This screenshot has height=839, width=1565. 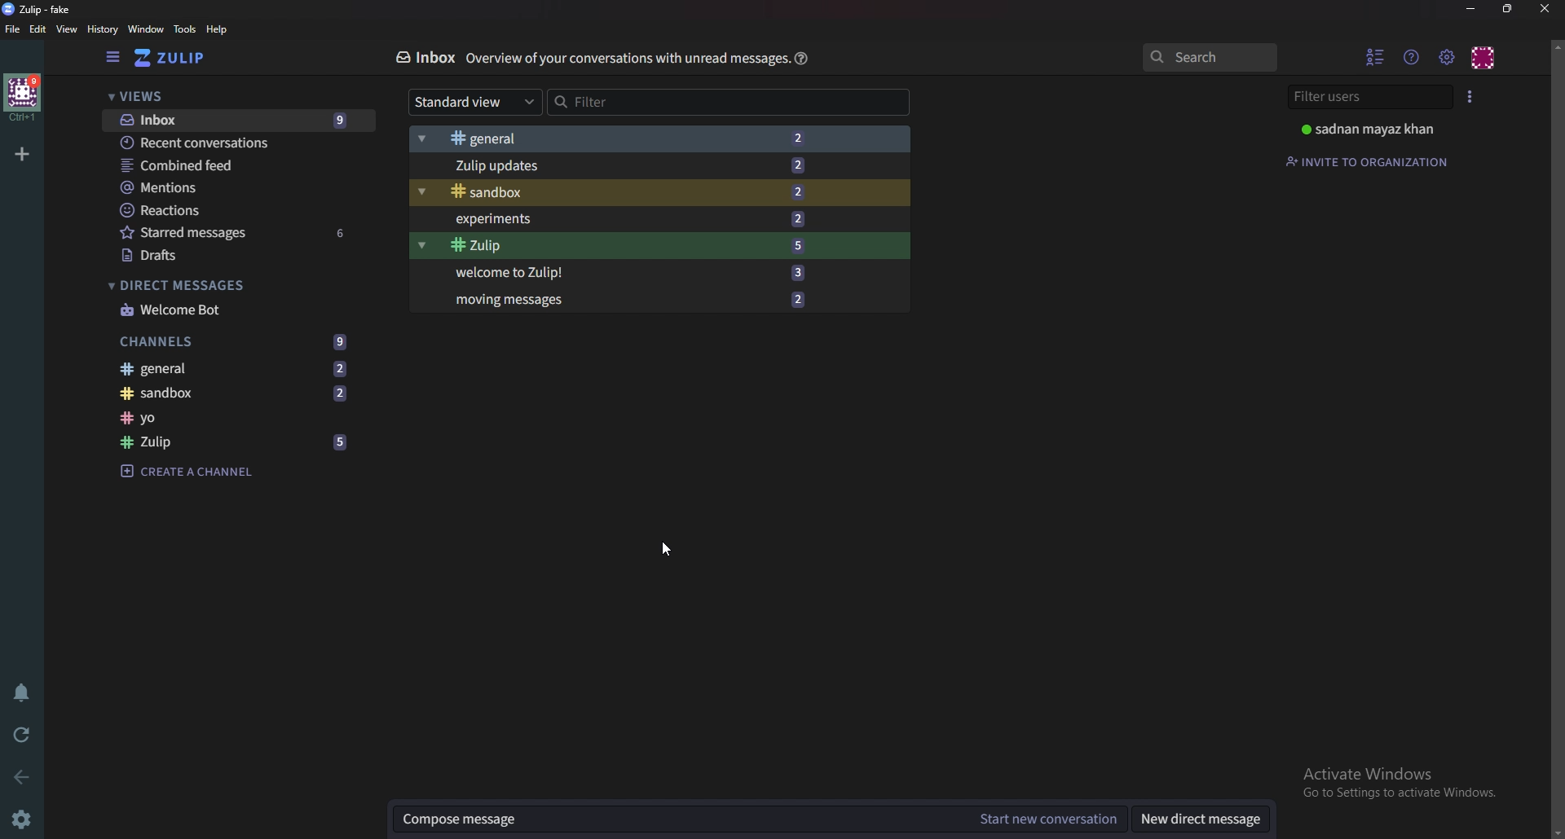 I want to click on Moving messages, so click(x=640, y=300).